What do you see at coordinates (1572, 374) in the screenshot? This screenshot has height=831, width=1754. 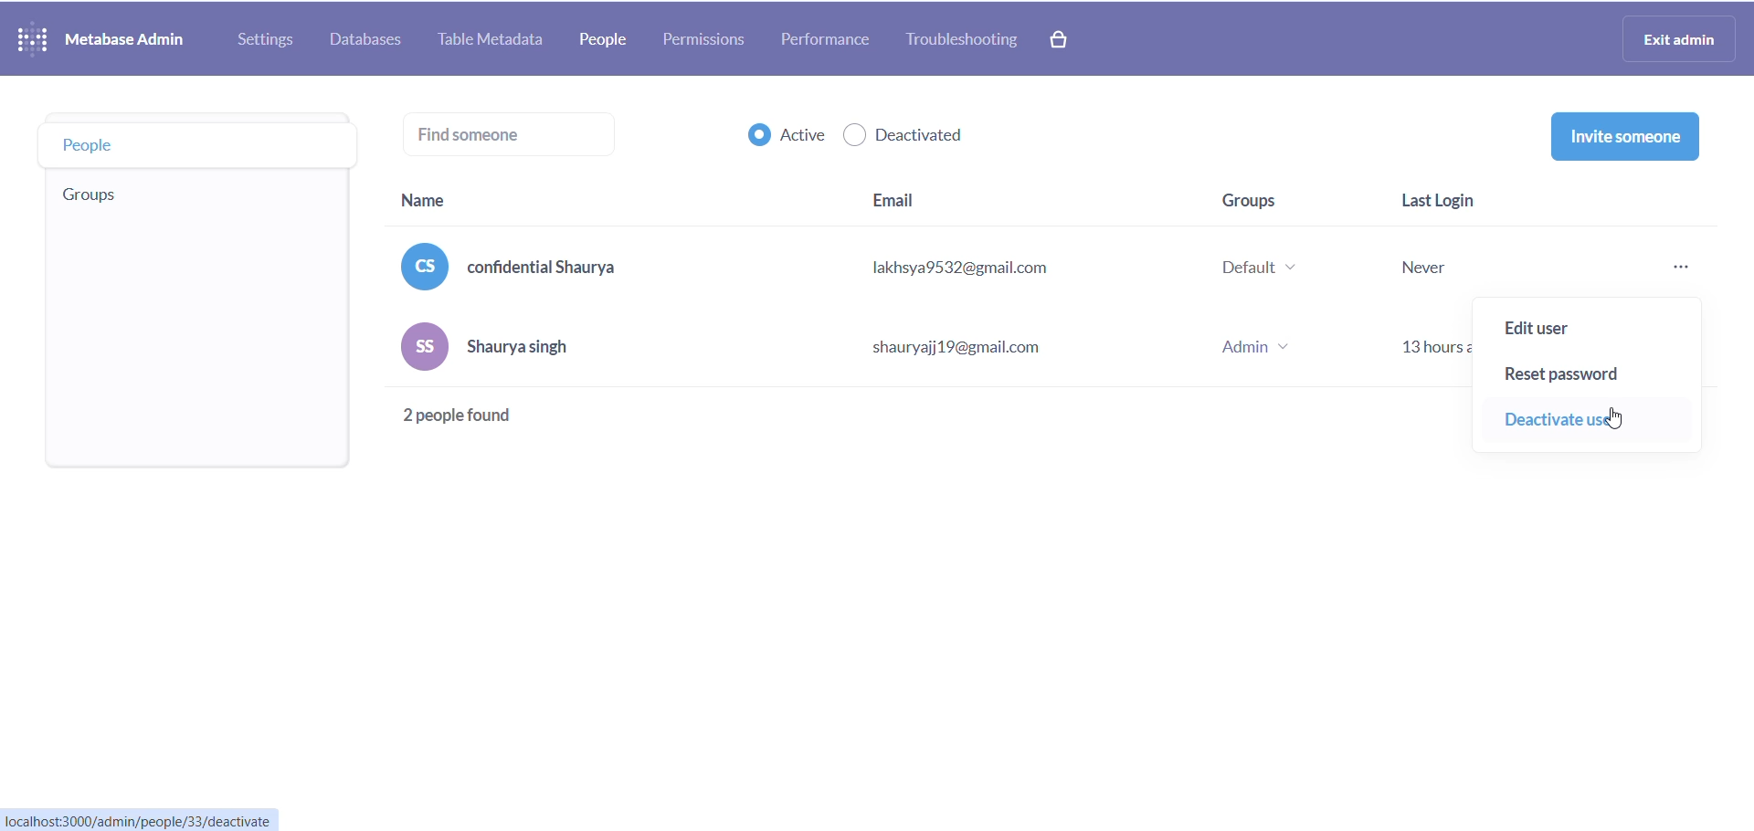 I see `reset password` at bounding box center [1572, 374].